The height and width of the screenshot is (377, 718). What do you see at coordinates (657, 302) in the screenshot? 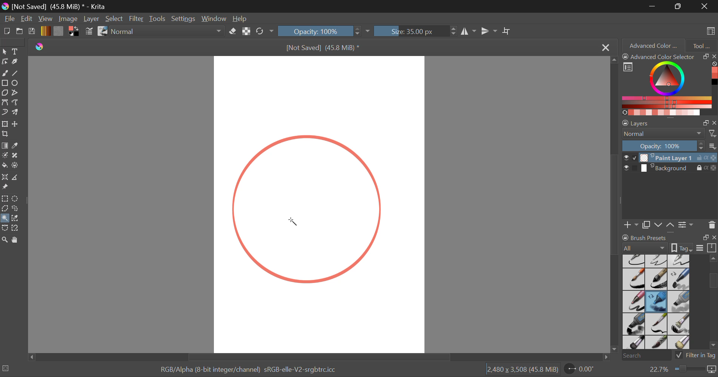
I see `Marker Dry` at bounding box center [657, 302].